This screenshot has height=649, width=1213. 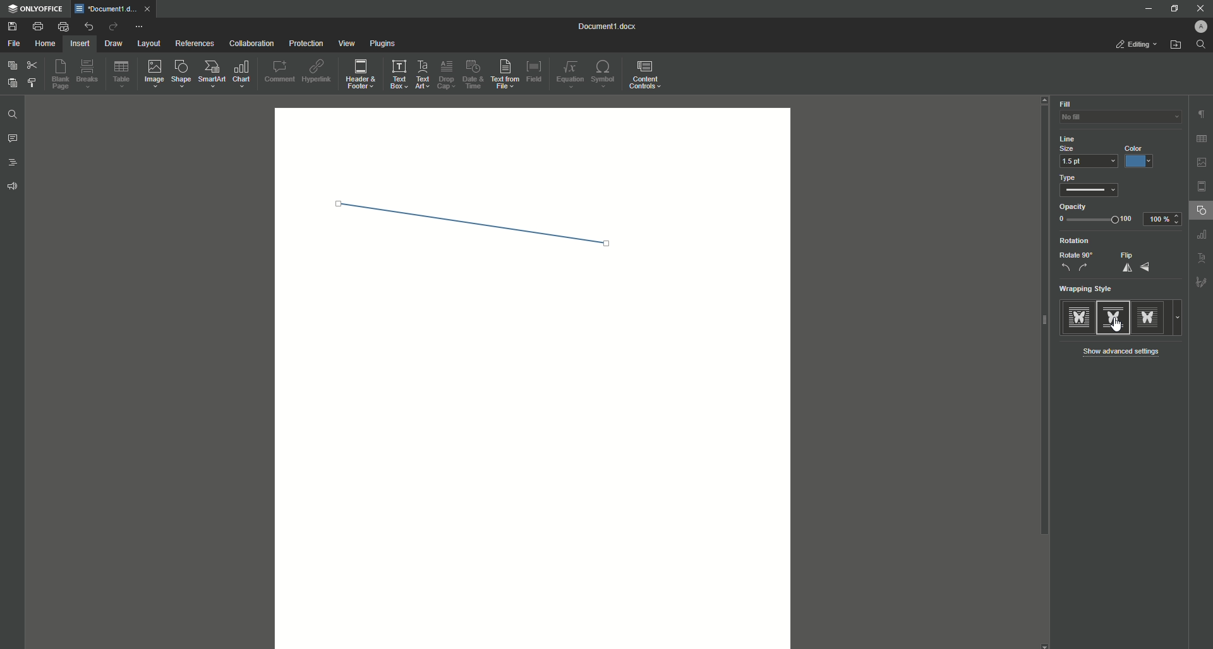 What do you see at coordinates (32, 65) in the screenshot?
I see `Cut` at bounding box center [32, 65].